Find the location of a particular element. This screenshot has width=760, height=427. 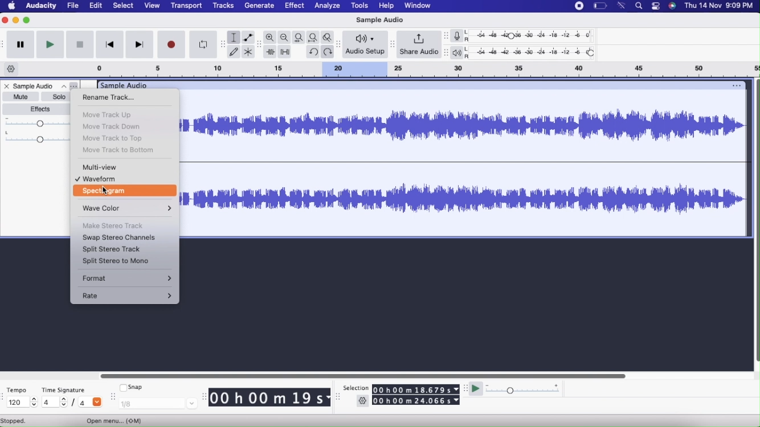

Options is located at coordinates (69, 85).